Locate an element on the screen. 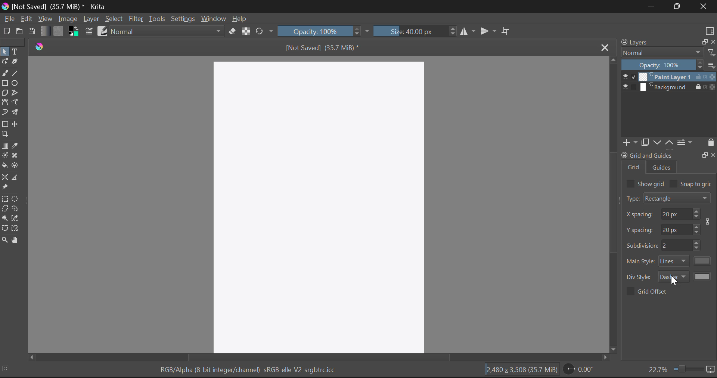  View is located at coordinates (45, 19).